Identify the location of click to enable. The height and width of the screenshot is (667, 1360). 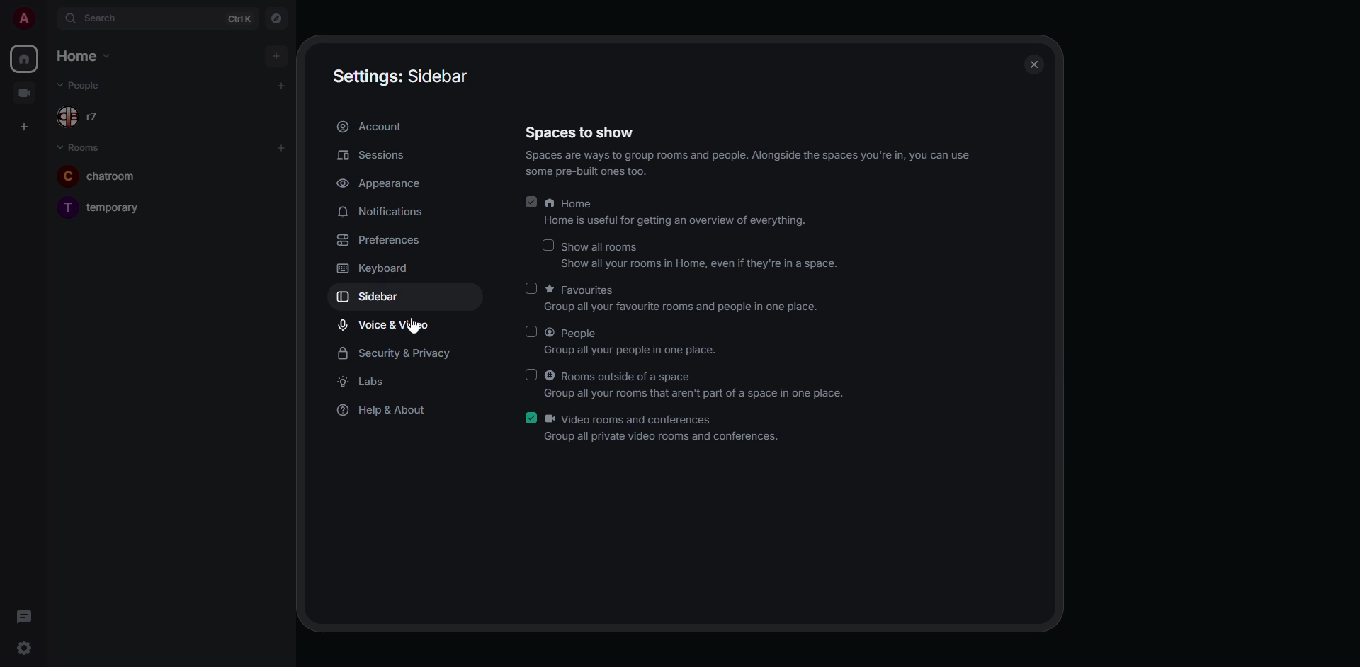
(532, 286).